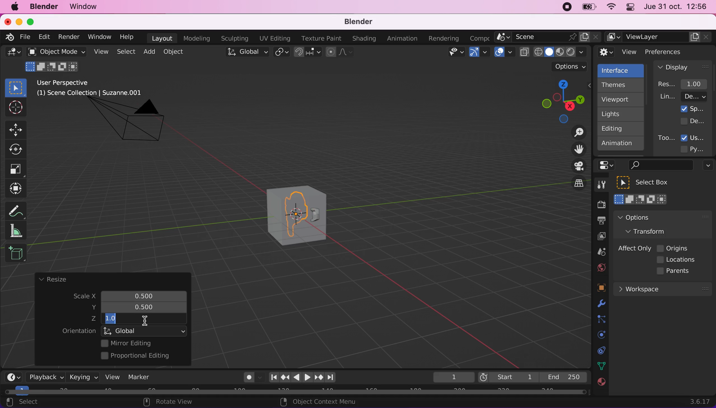  Describe the element at coordinates (308, 52) in the screenshot. I see `snap` at that location.